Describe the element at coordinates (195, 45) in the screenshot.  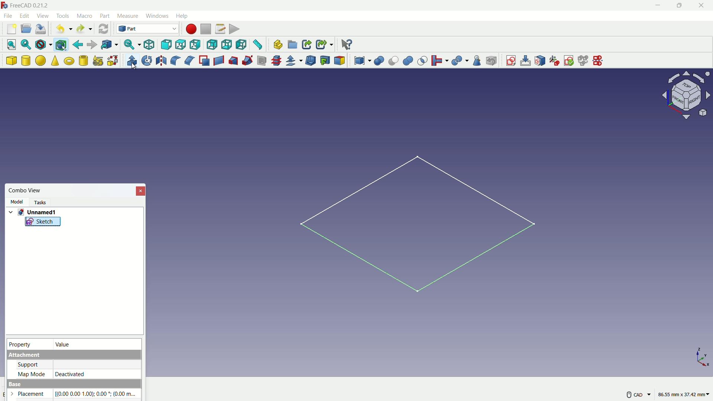
I see `right view` at that location.